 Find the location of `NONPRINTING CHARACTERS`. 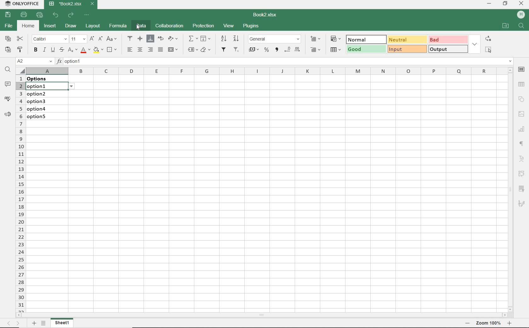

NONPRINTING CHARACTERS is located at coordinates (522, 144).